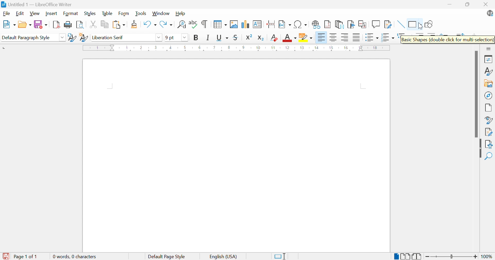  What do you see at coordinates (450, 257) in the screenshot?
I see `Slider` at bounding box center [450, 257].